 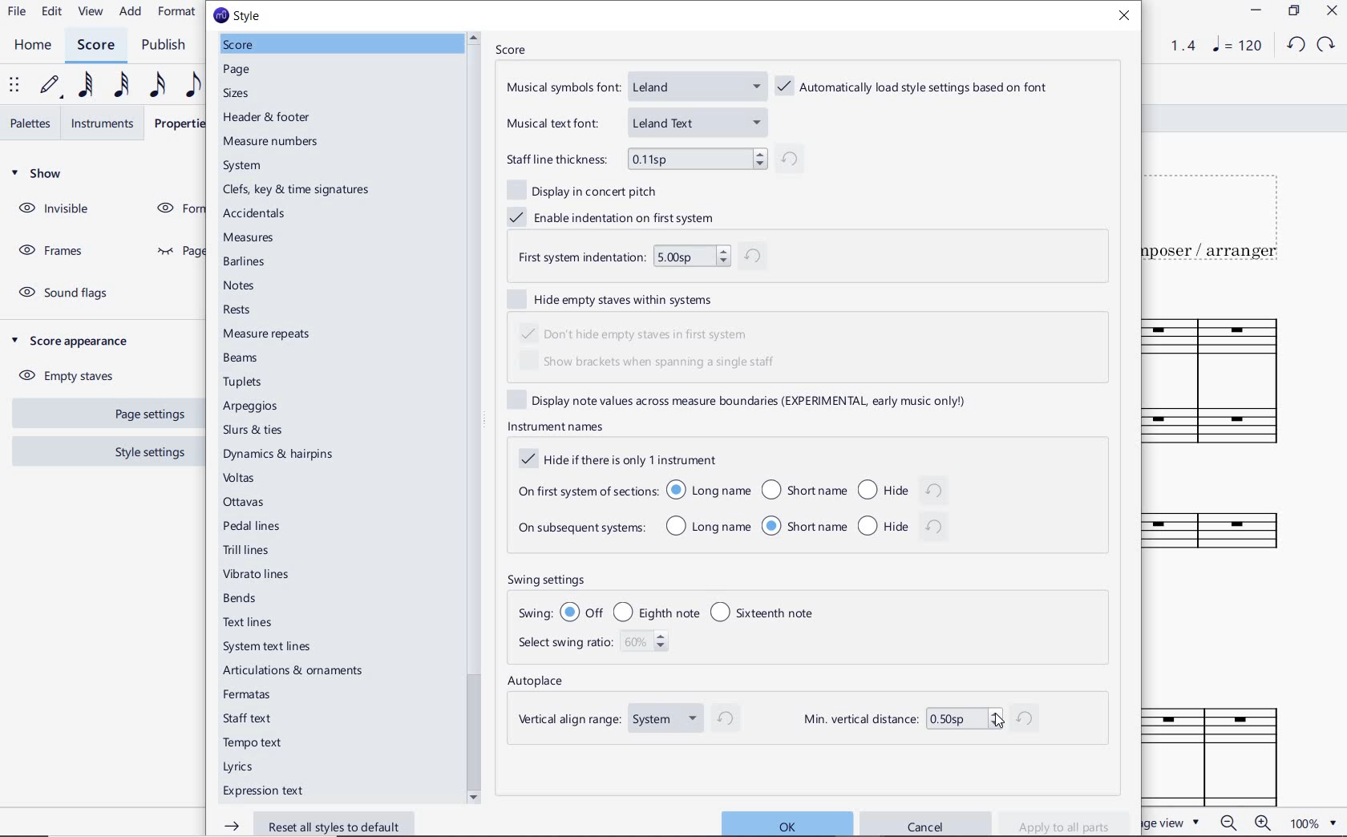 What do you see at coordinates (238, 43) in the screenshot?
I see `score` at bounding box center [238, 43].